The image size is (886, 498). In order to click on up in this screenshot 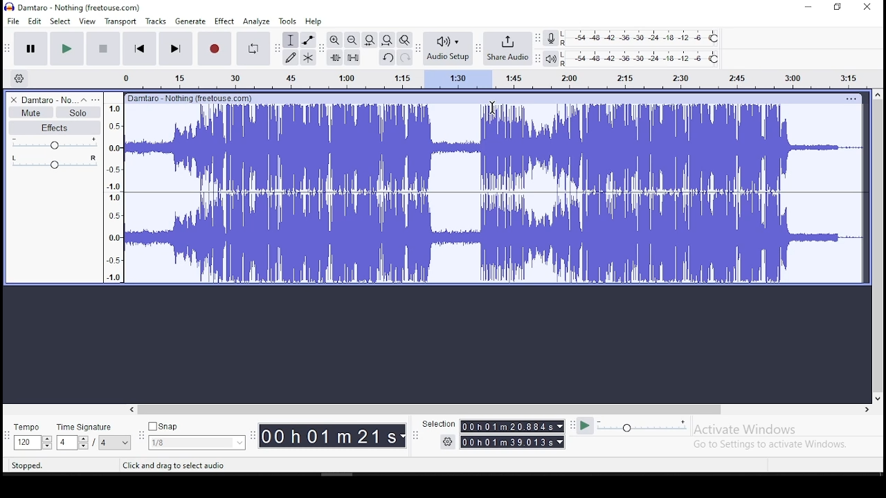, I will do `click(877, 94)`.